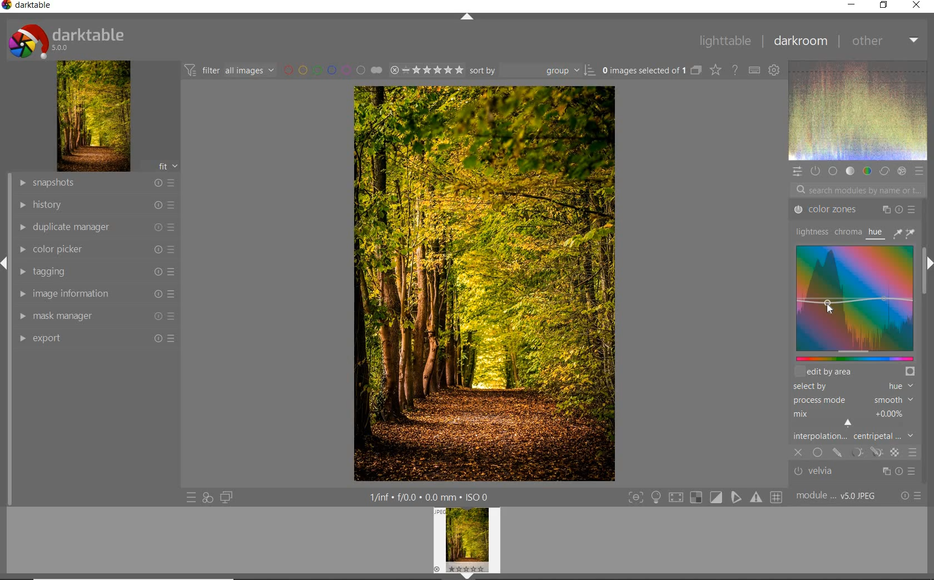  Describe the element at coordinates (96, 226) in the screenshot. I see `DUPLICATE MANAGER` at that location.